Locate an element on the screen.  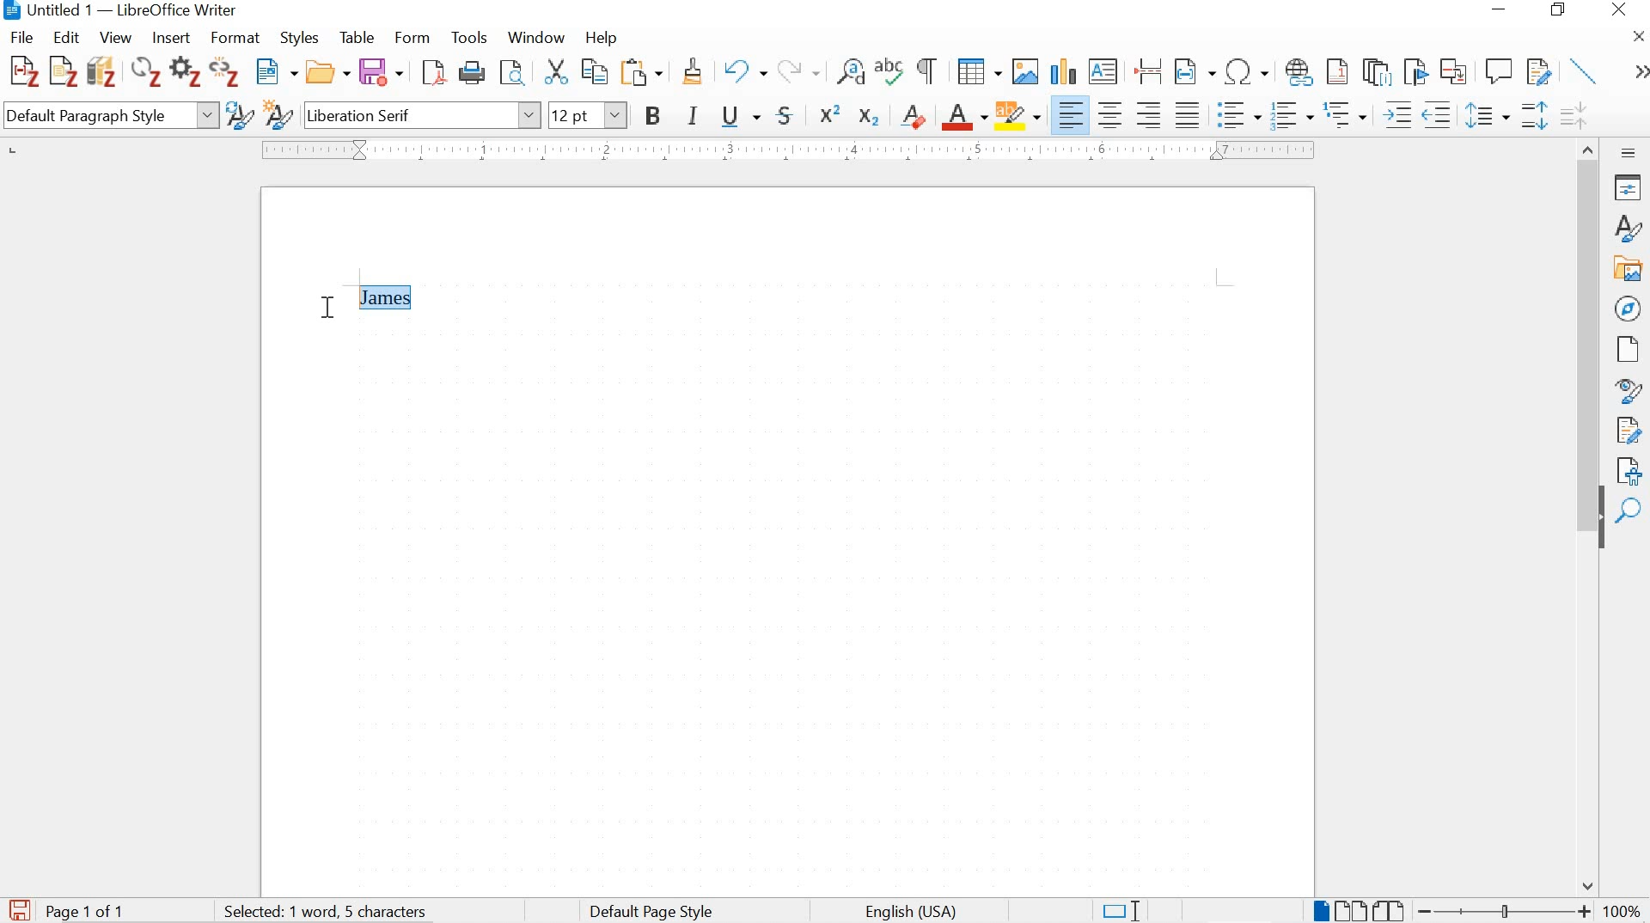
tools is located at coordinates (470, 38).